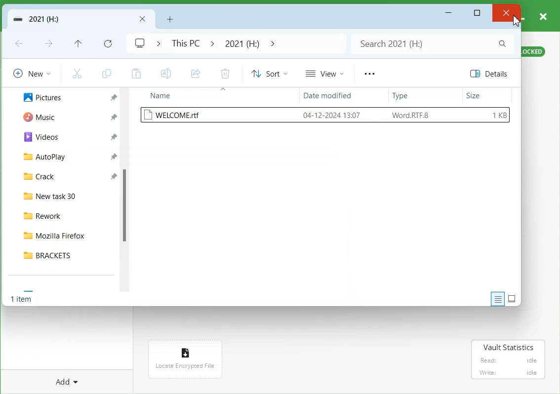  Describe the element at coordinates (185, 352) in the screenshot. I see `Icon` at that location.